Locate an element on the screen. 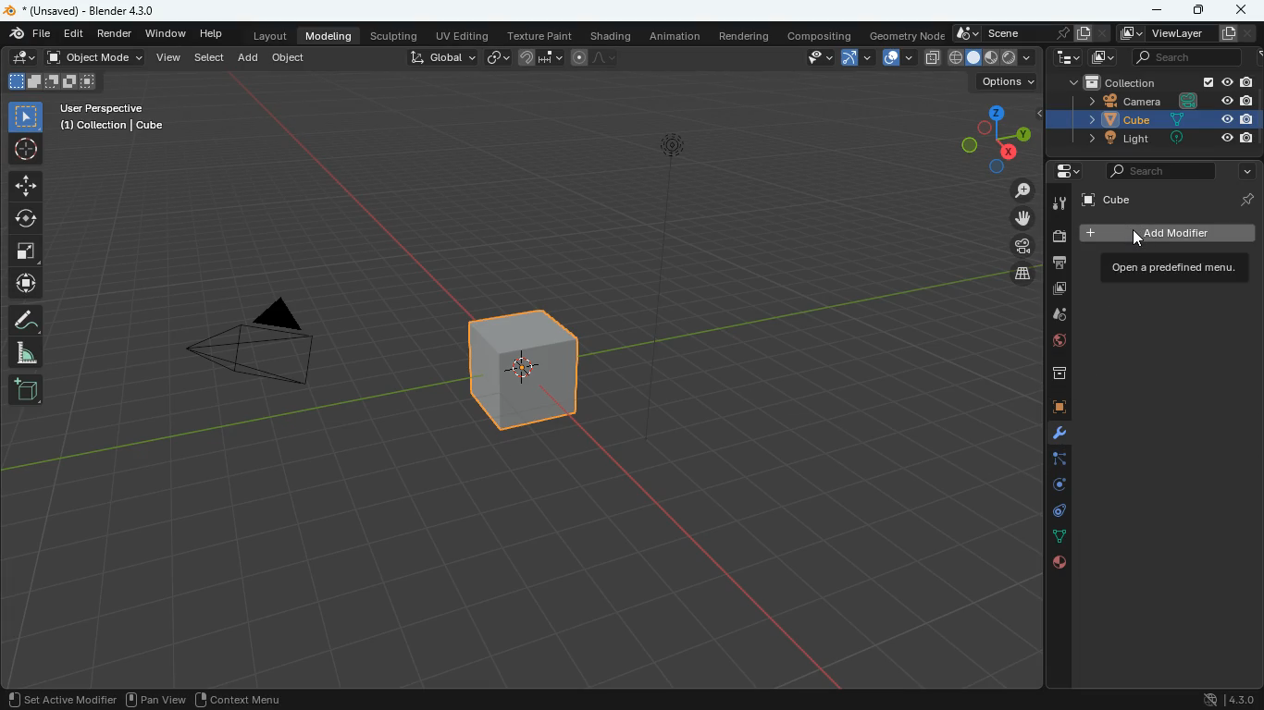 The height and width of the screenshot is (710, 1264).  is located at coordinates (64, 698).